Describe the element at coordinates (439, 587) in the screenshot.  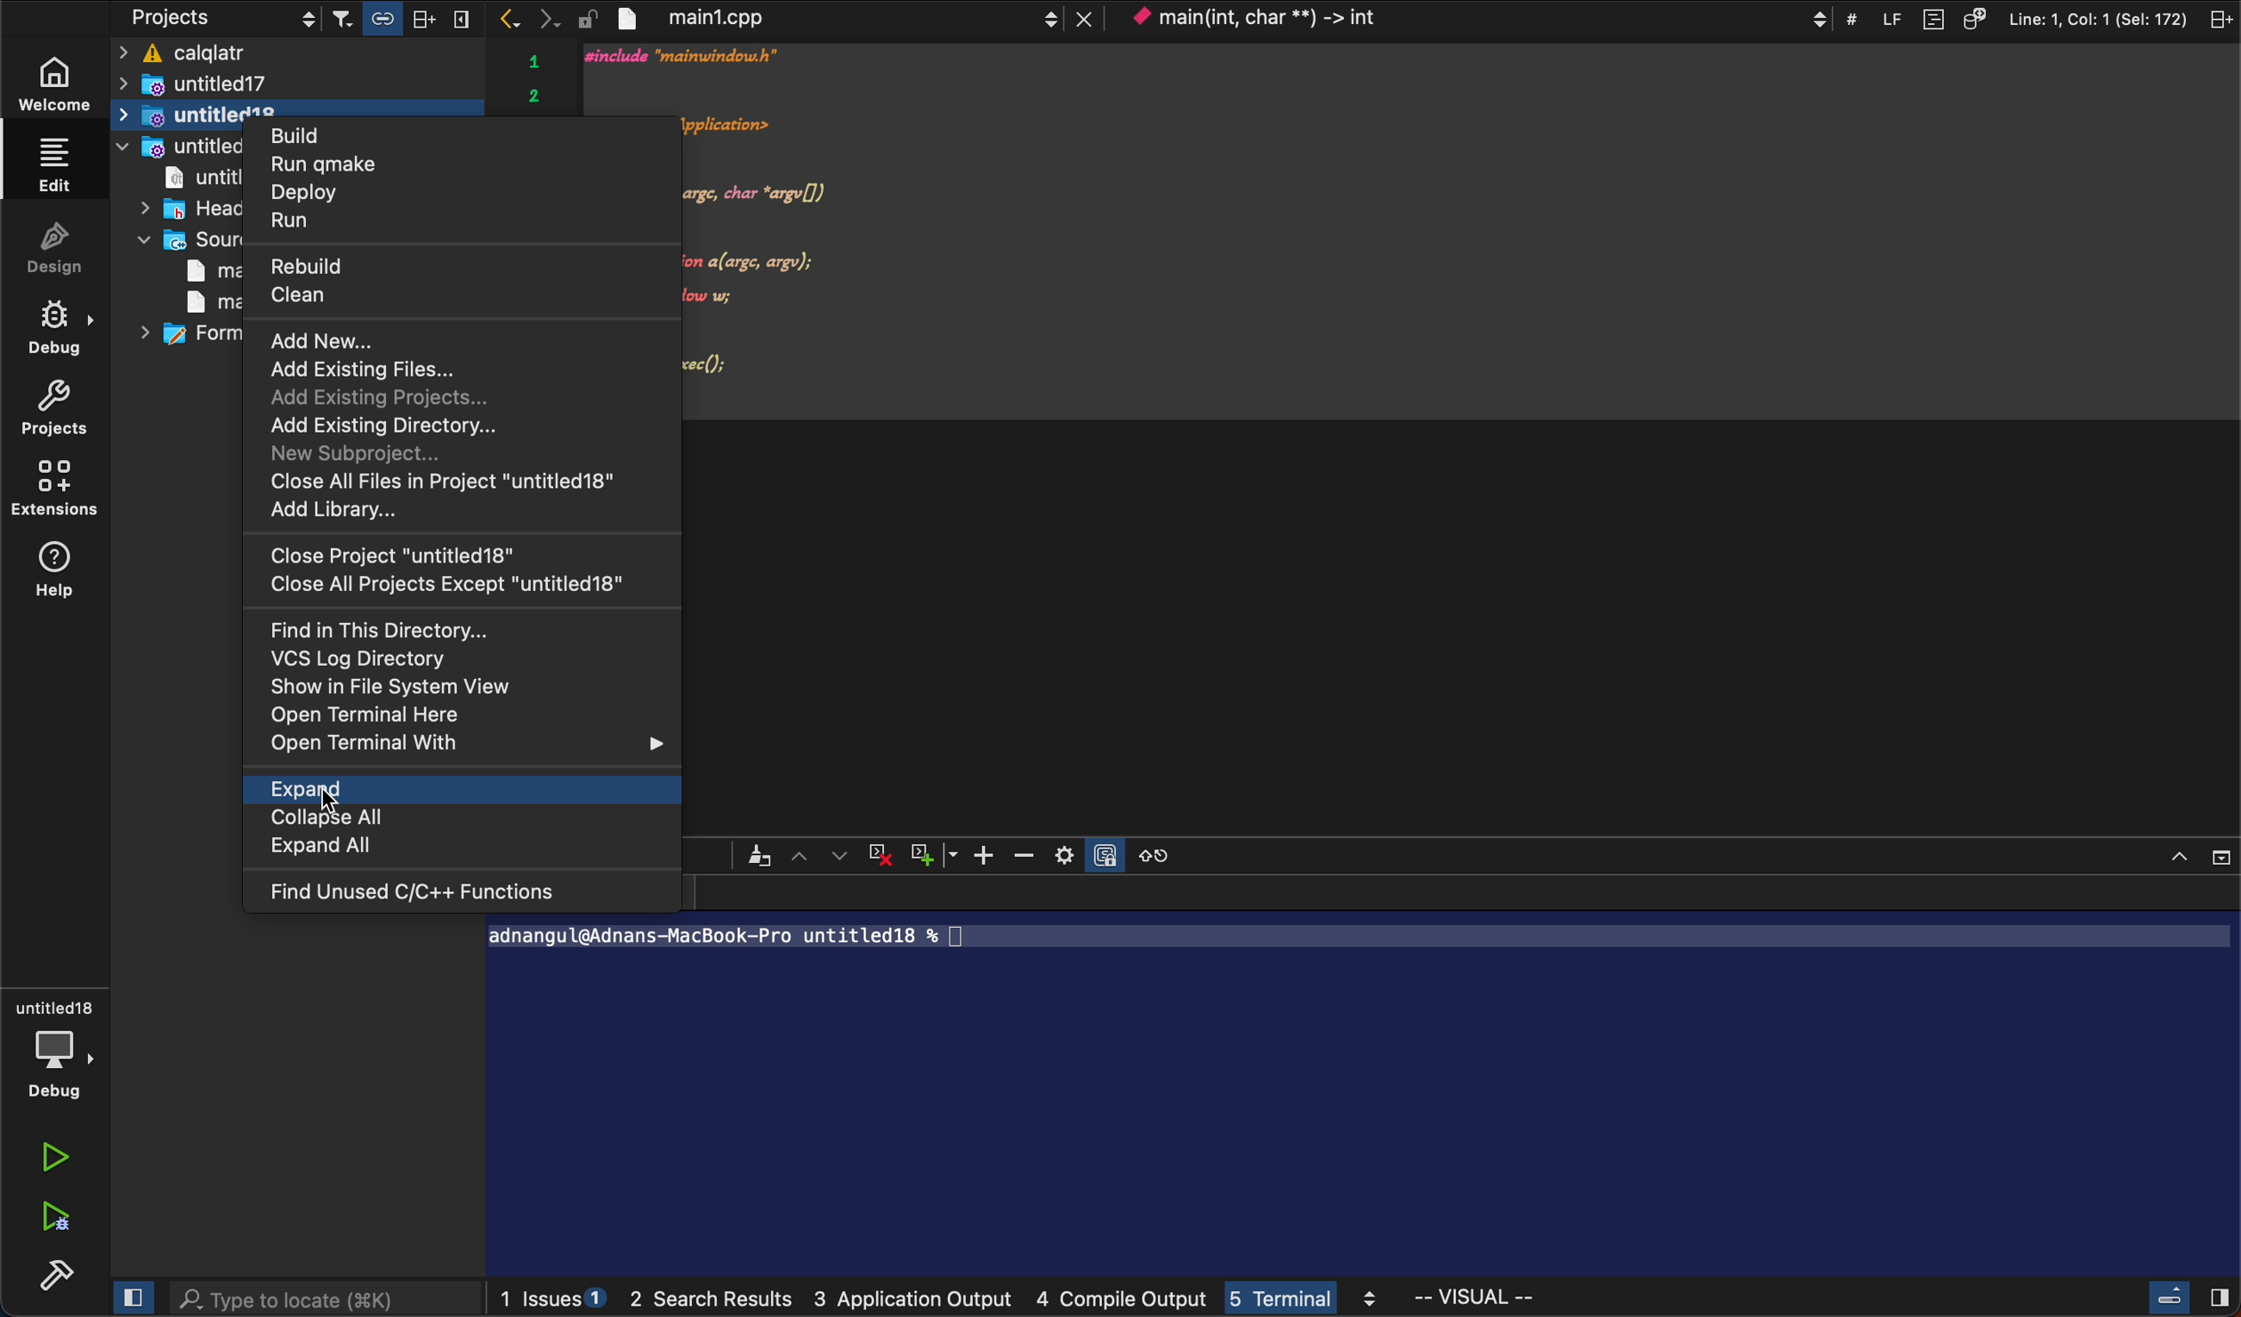
I see `close all` at that location.